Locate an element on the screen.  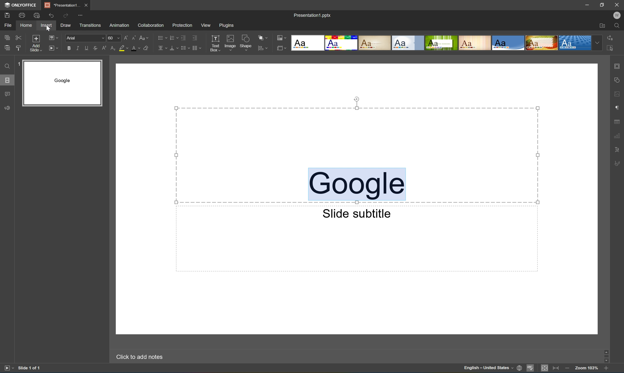
Signature settings is located at coordinates (617, 163).